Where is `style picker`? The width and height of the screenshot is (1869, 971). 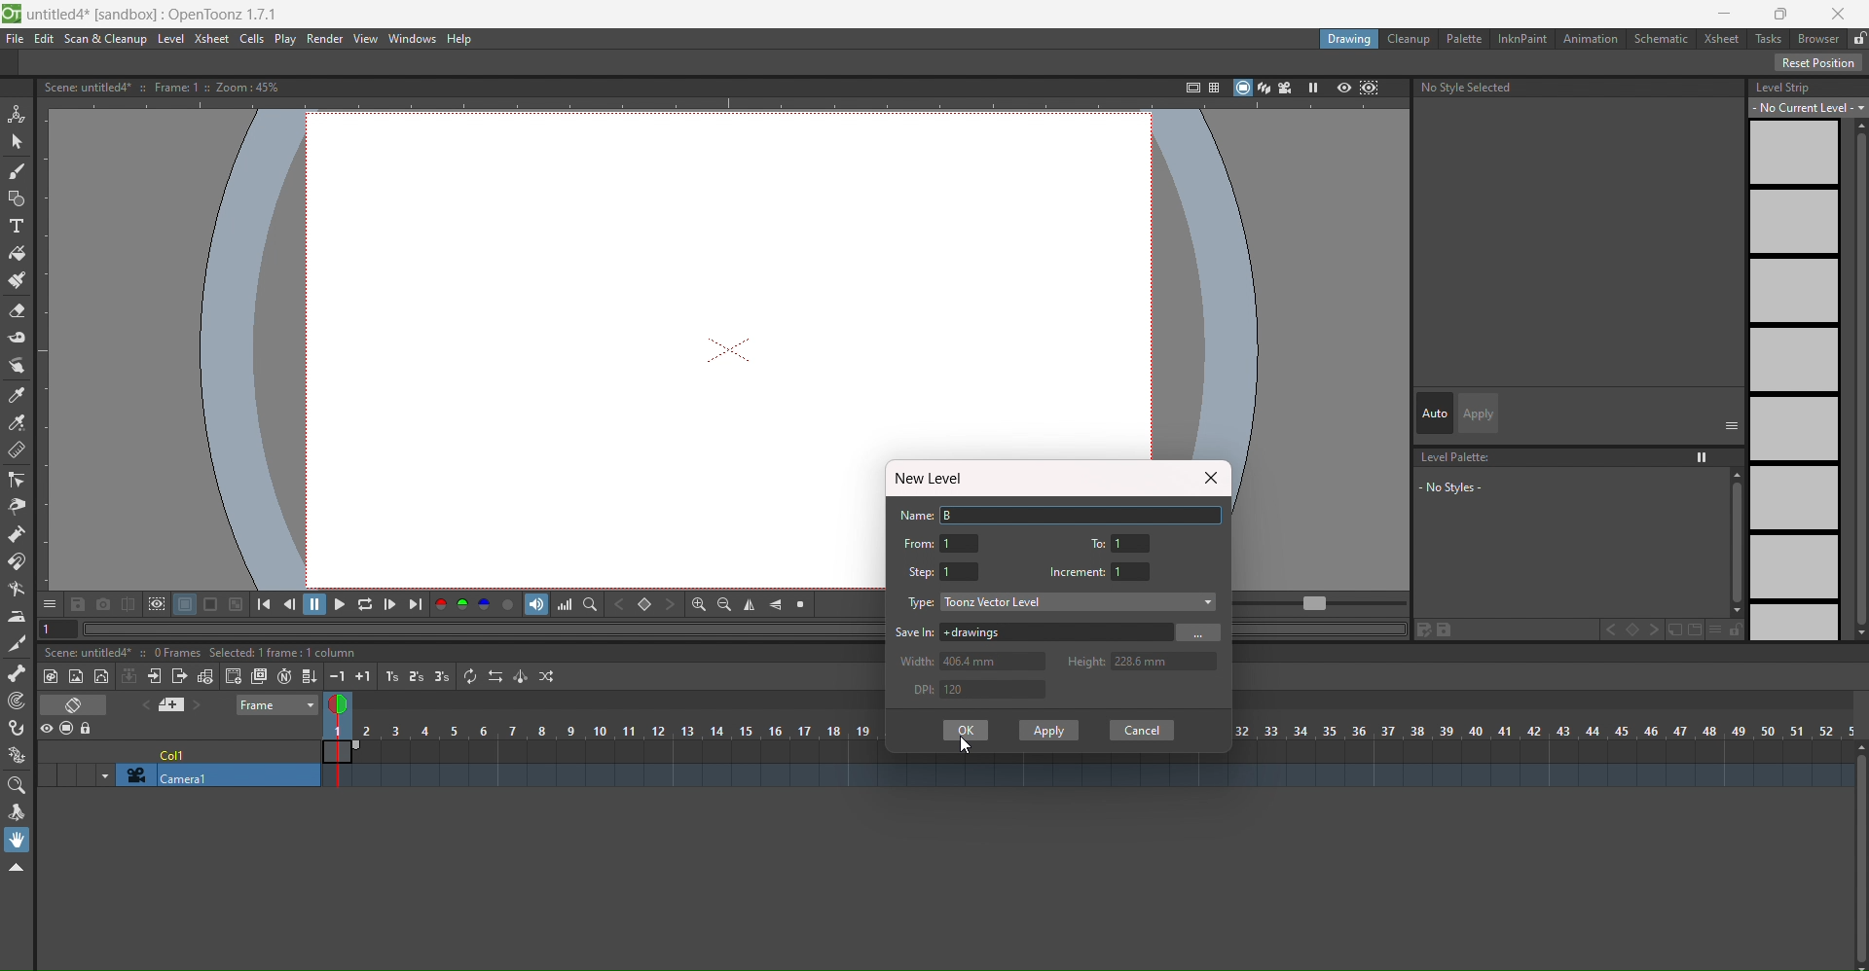 style picker is located at coordinates (18, 396).